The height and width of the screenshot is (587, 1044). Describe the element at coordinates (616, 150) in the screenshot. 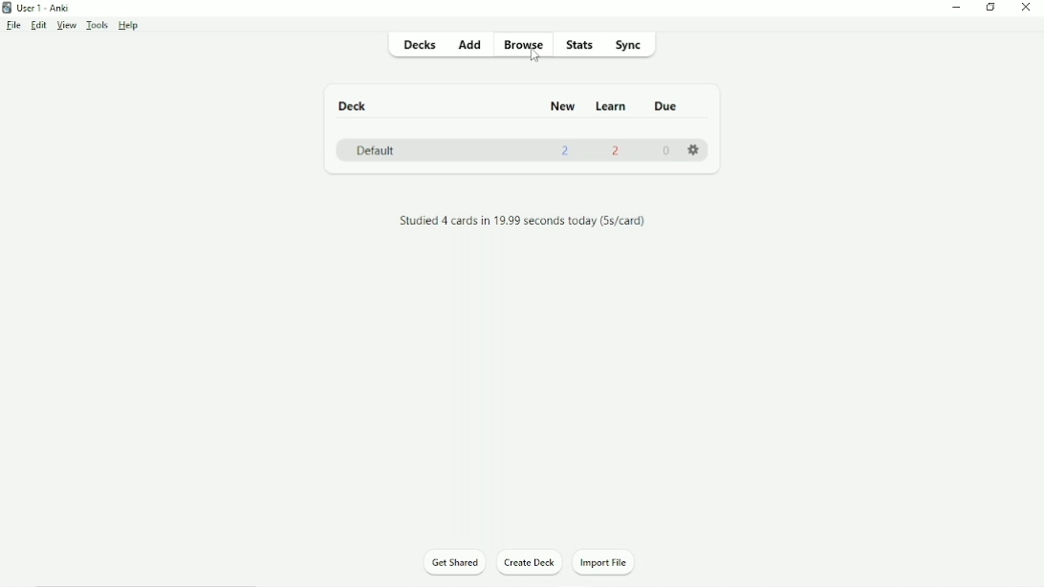

I see `2` at that location.